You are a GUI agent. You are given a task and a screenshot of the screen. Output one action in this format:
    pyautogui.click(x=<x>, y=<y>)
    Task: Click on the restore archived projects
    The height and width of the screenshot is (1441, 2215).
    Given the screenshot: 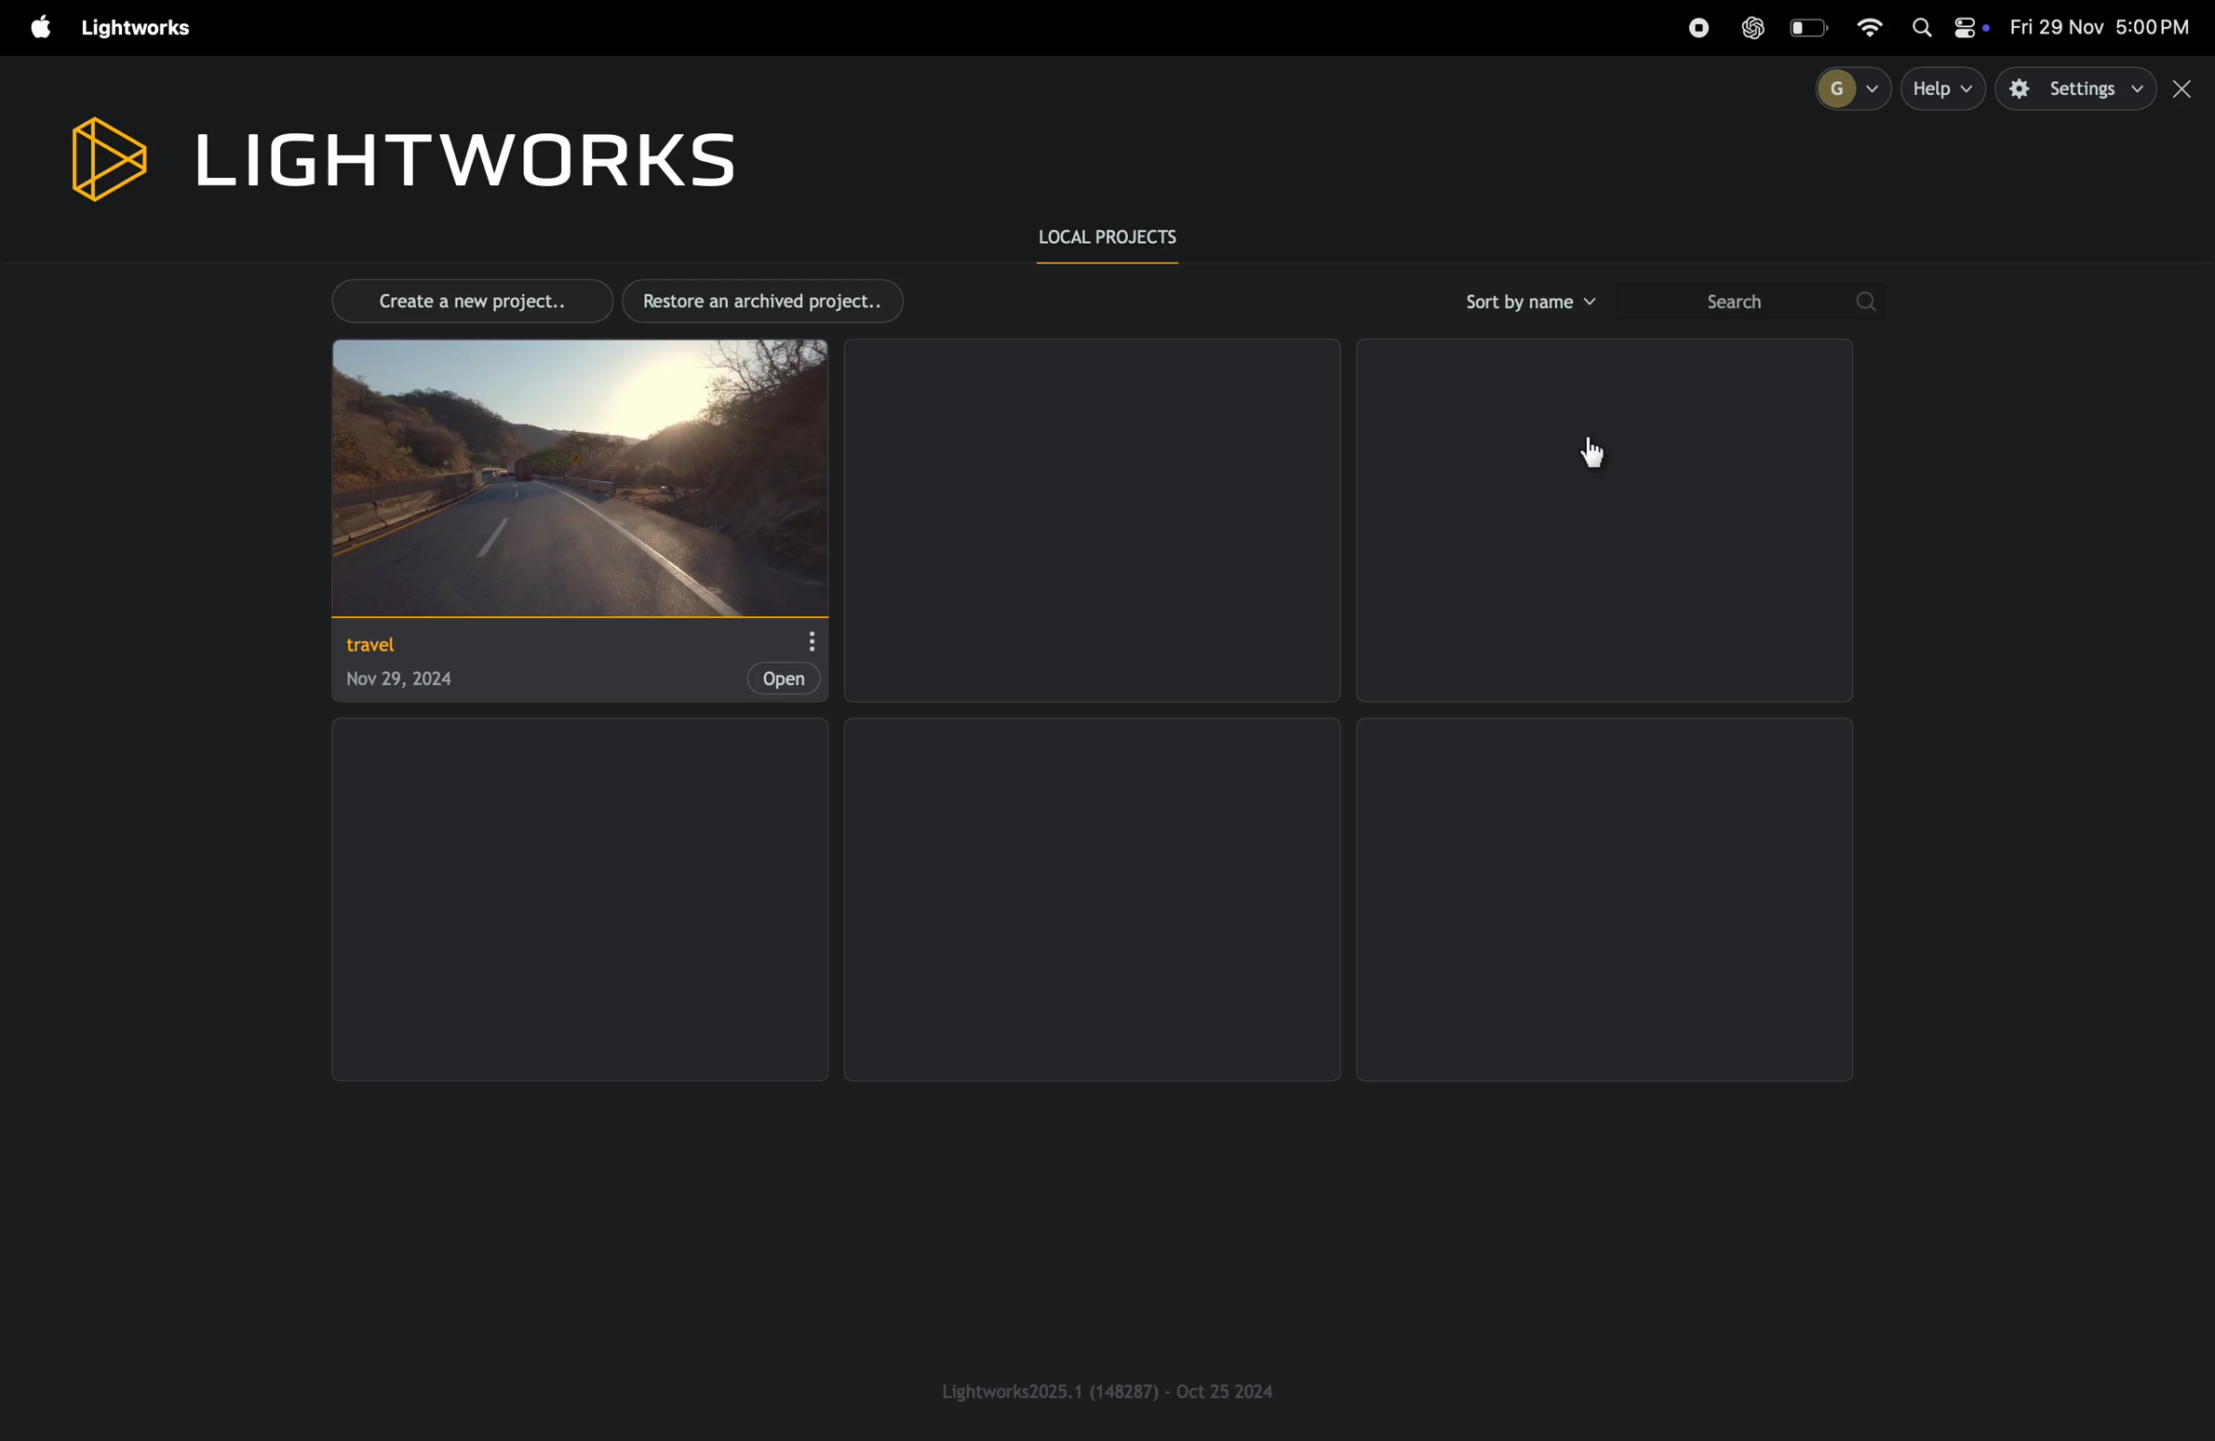 What is the action you would take?
    pyautogui.click(x=771, y=301)
    